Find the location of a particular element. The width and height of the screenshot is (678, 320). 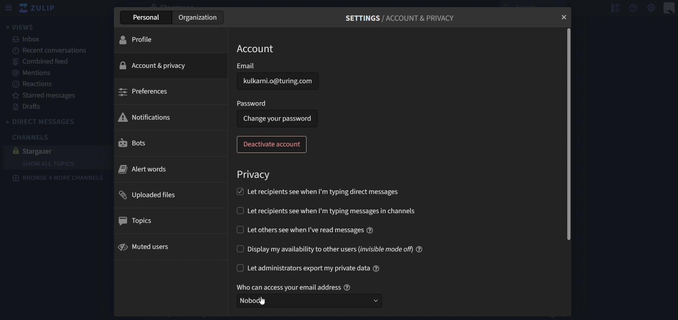

inbox is located at coordinates (29, 40).